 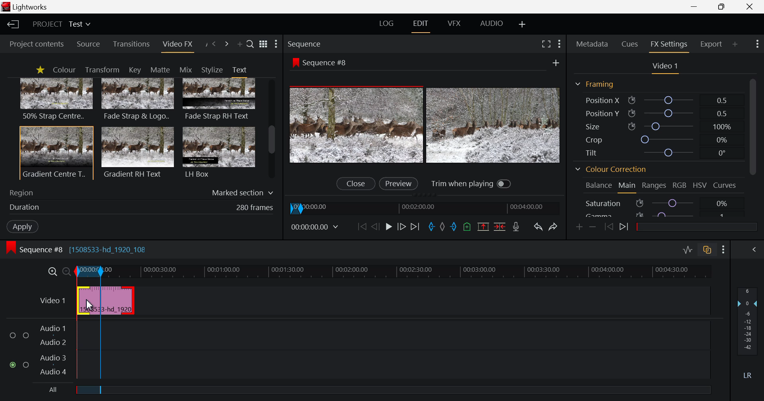 What do you see at coordinates (317, 227) in the screenshot?
I see `Frame Time` at bounding box center [317, 227].